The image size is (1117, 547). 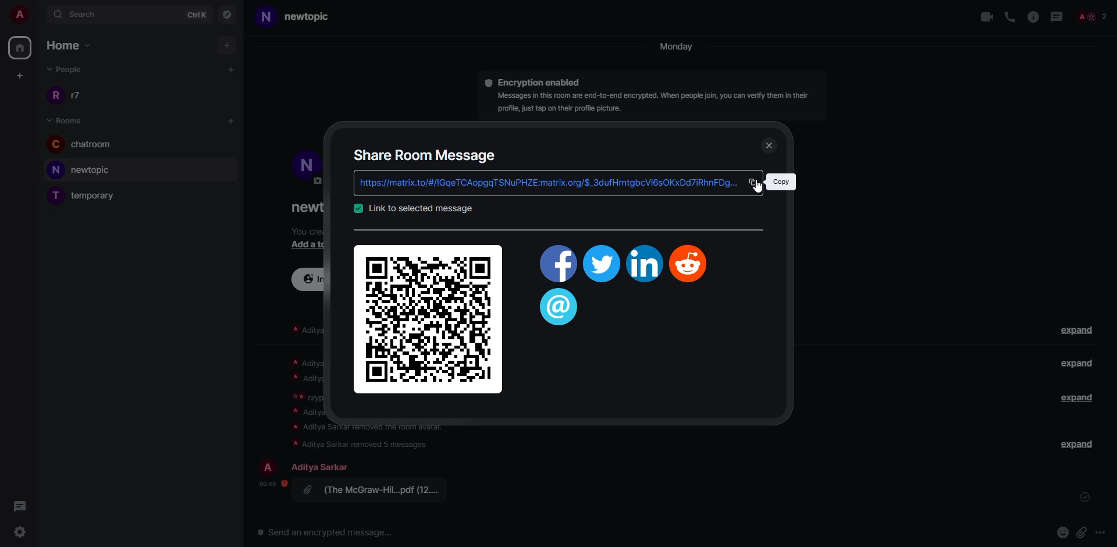 I want to click on add, so click(x=233, y=120).